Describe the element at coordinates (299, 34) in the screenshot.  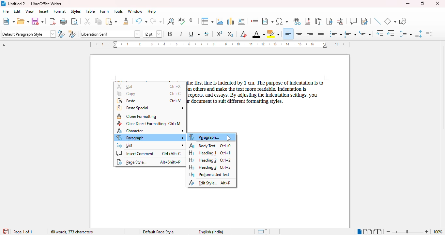
I see `align center` at that location.